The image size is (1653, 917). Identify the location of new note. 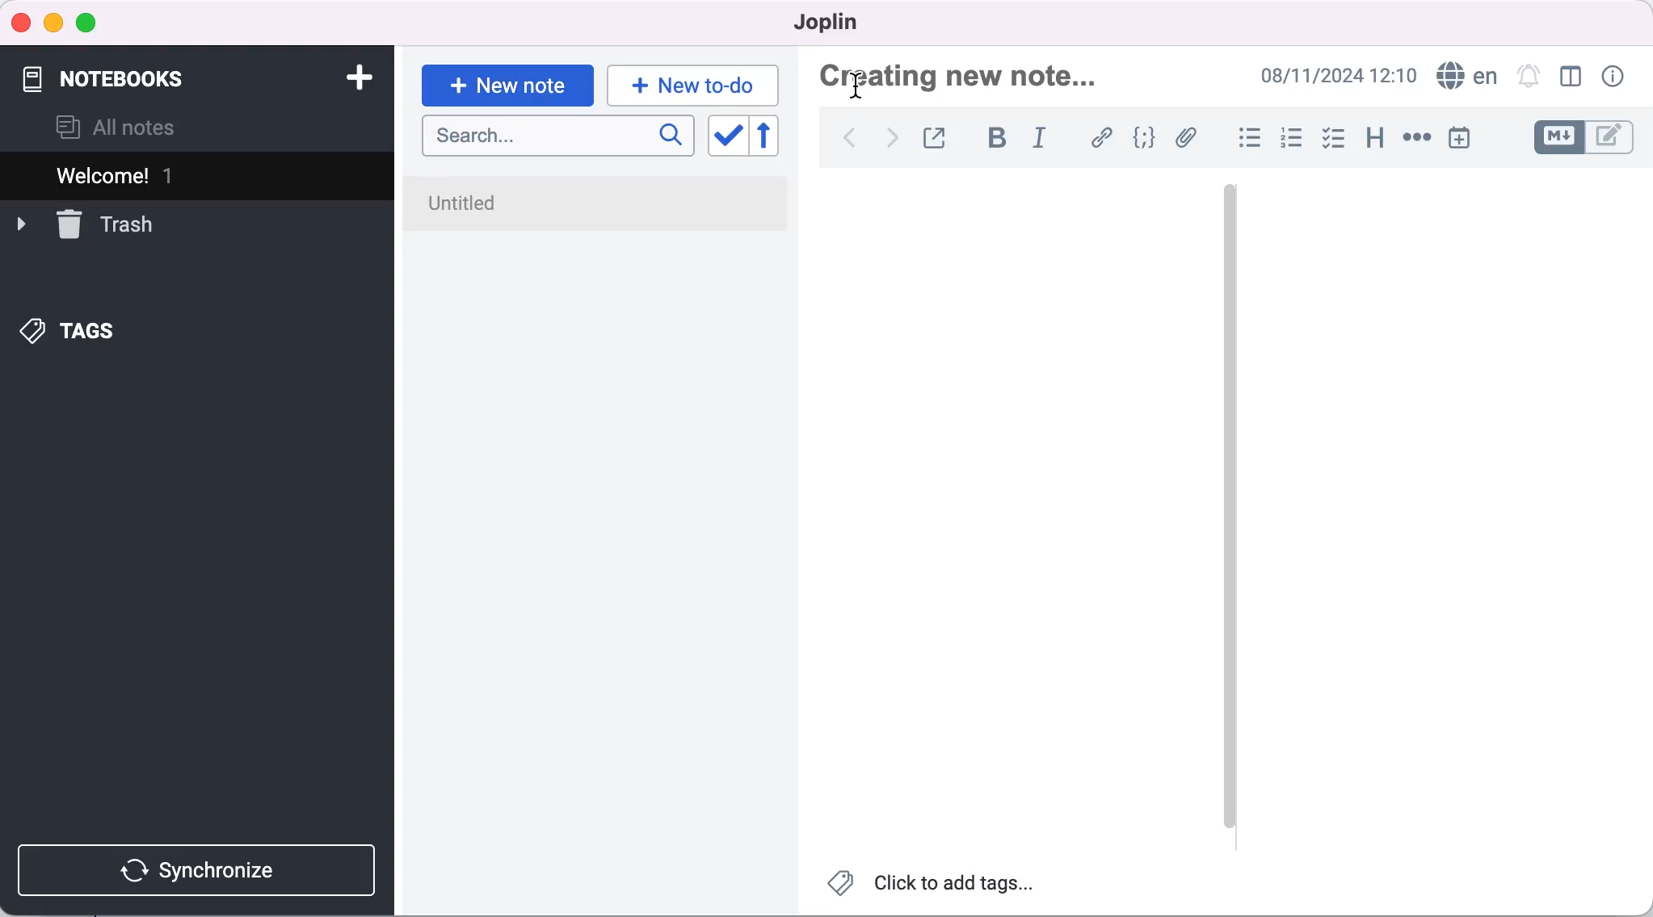
(507, 81).